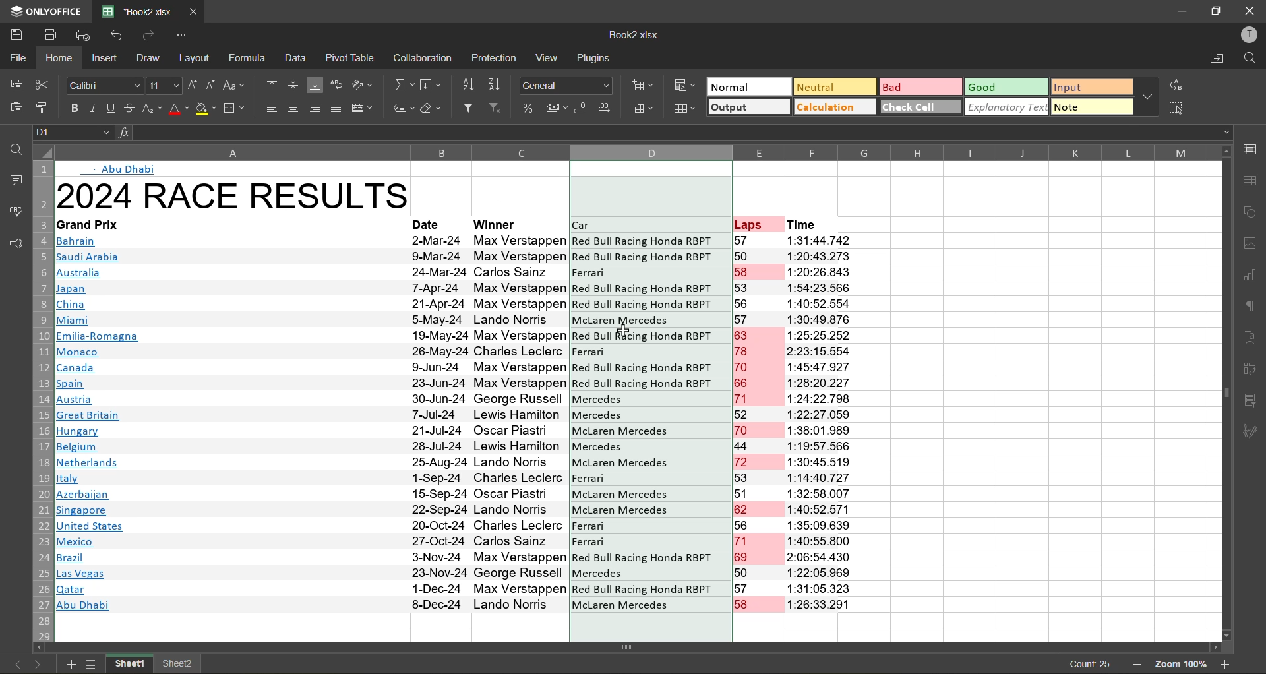 Image resolution: width=1266 pixels, height=674 pixels. Describe the element at coordinates (1254, 276) in the screenshot. I see `charts` at that location.